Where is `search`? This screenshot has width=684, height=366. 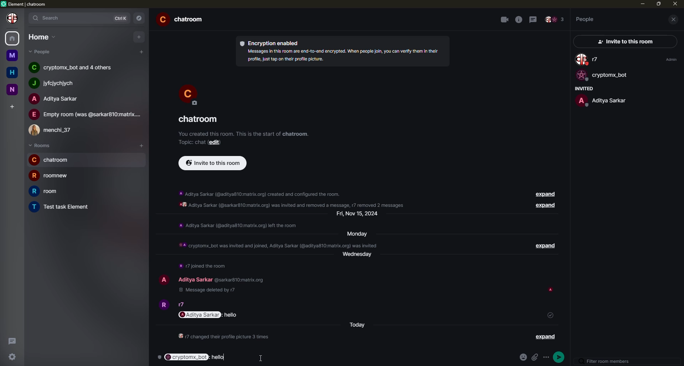 search is located at coordinates (50, 17).